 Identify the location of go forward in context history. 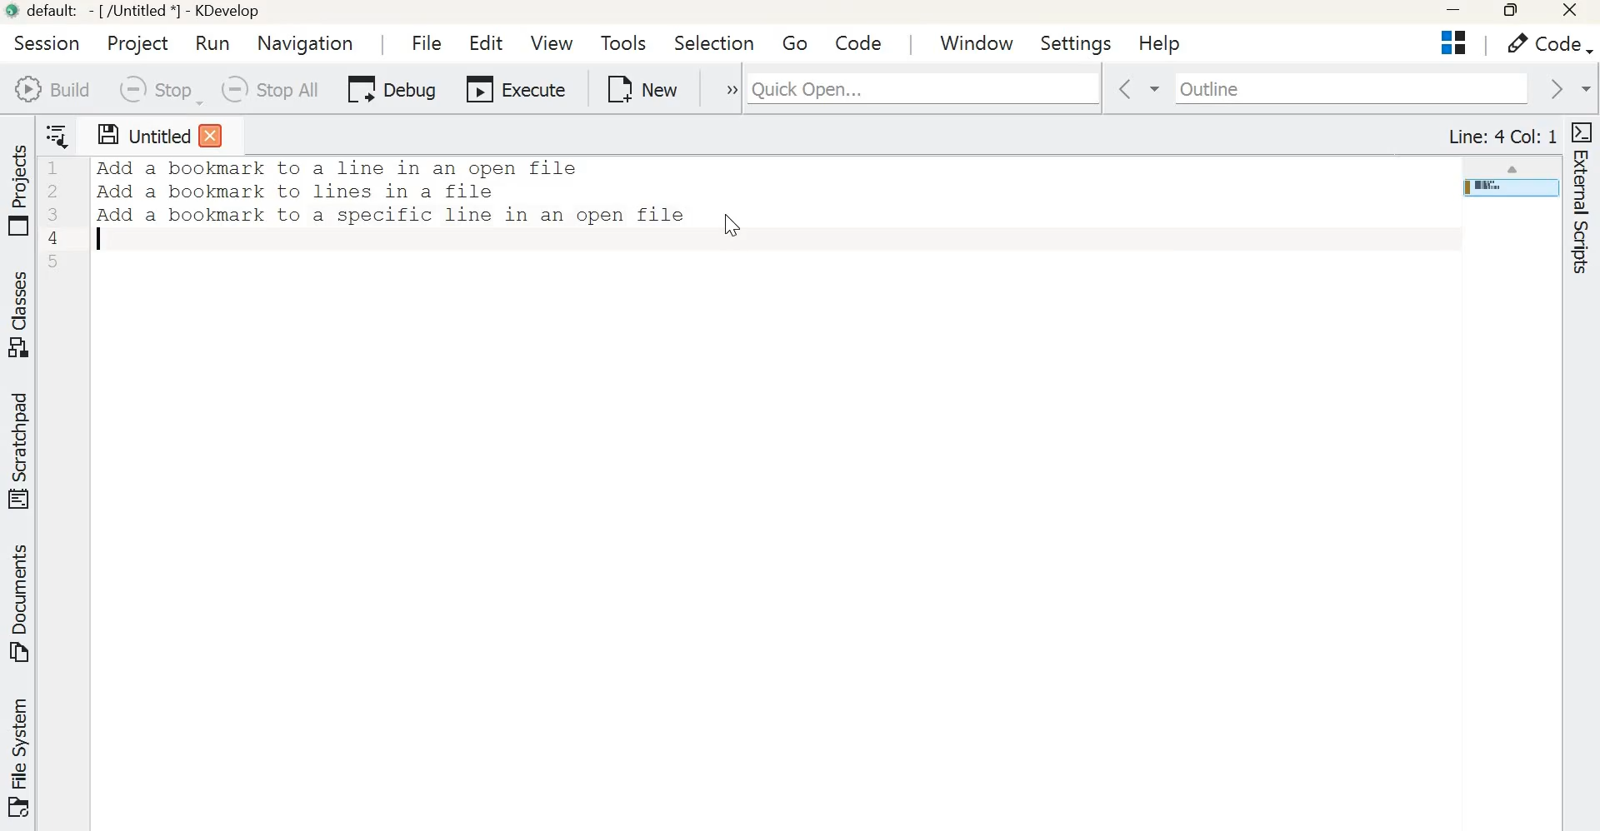
(1570, 88).